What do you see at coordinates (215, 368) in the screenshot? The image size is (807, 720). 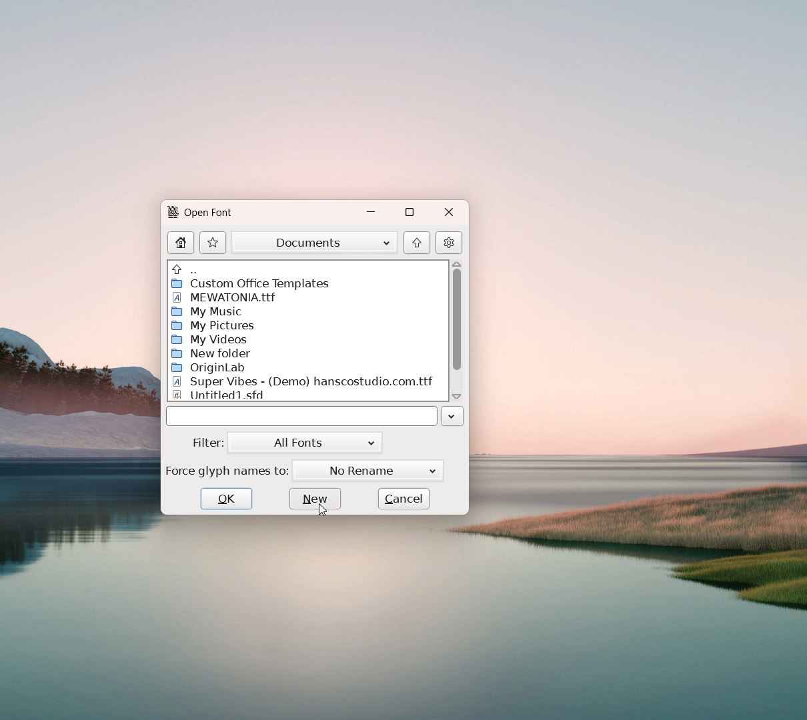 I see `OriginLab` at bounding box center [215, 368].